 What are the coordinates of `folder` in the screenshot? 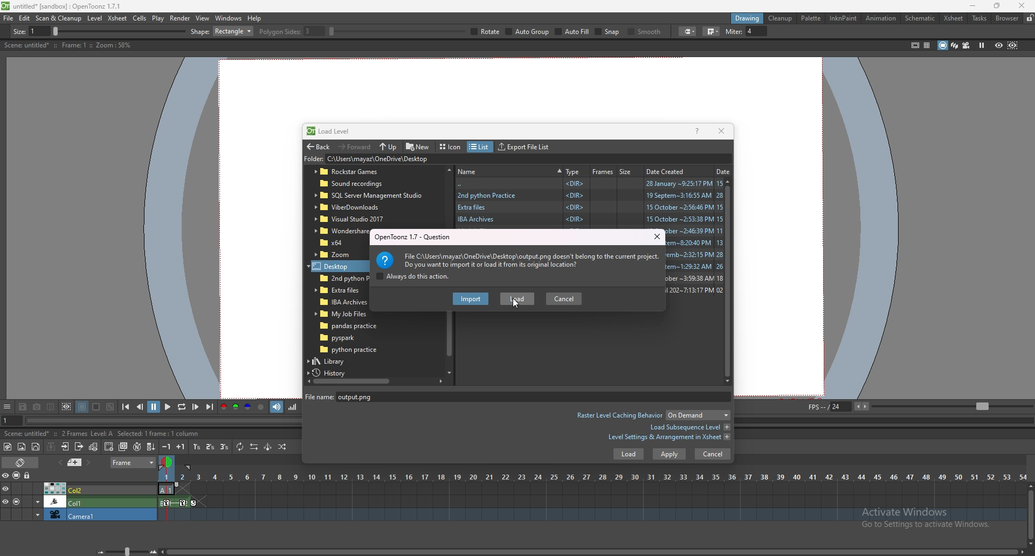 It's located at (354, 326).